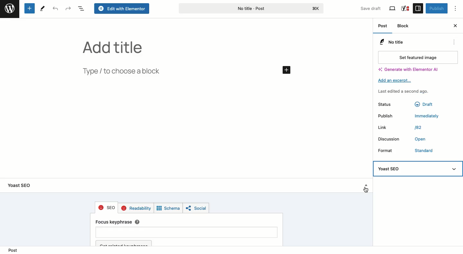 Image resolution: width=463 pixels, height=254 pixels. Describe the element at coordinates (68, 8) in the screenshot. I see `Redo` at that location.